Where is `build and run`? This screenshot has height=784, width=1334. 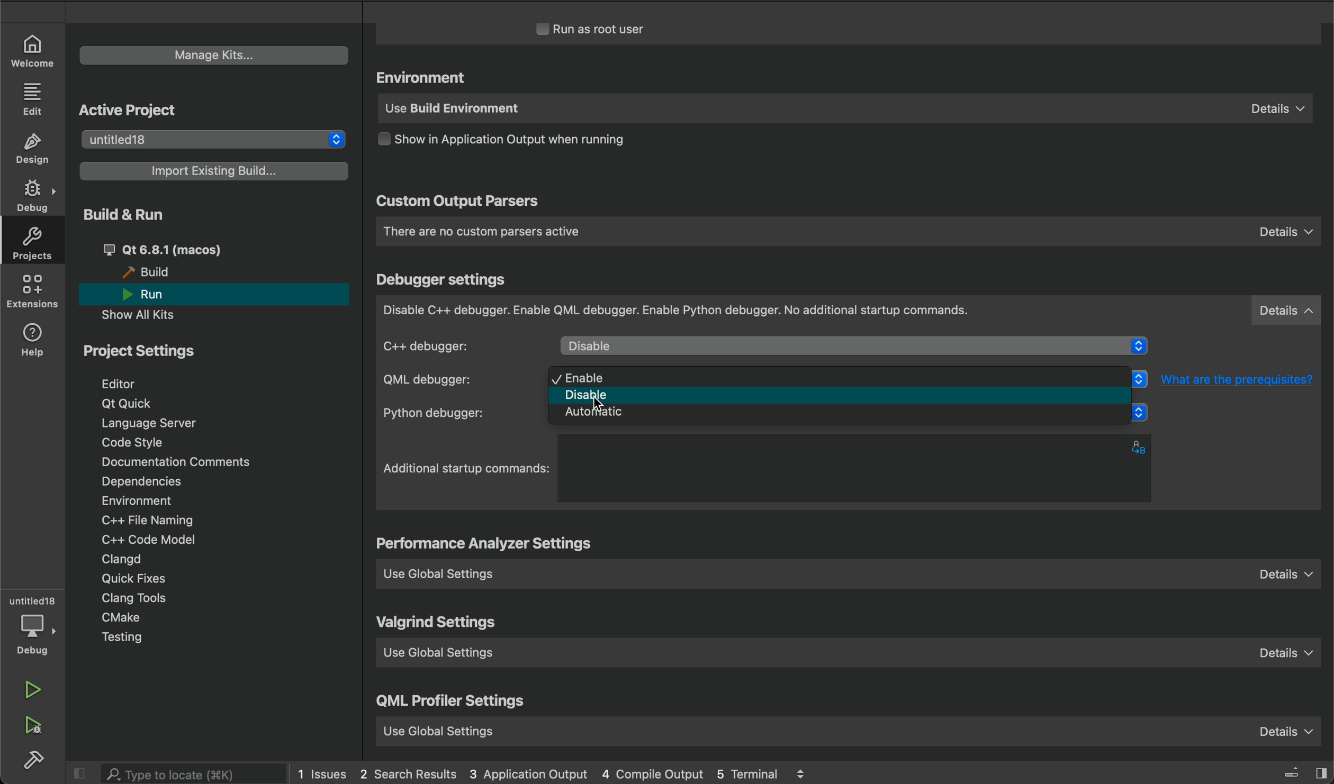
build and run is located at coordinates (121, 214).